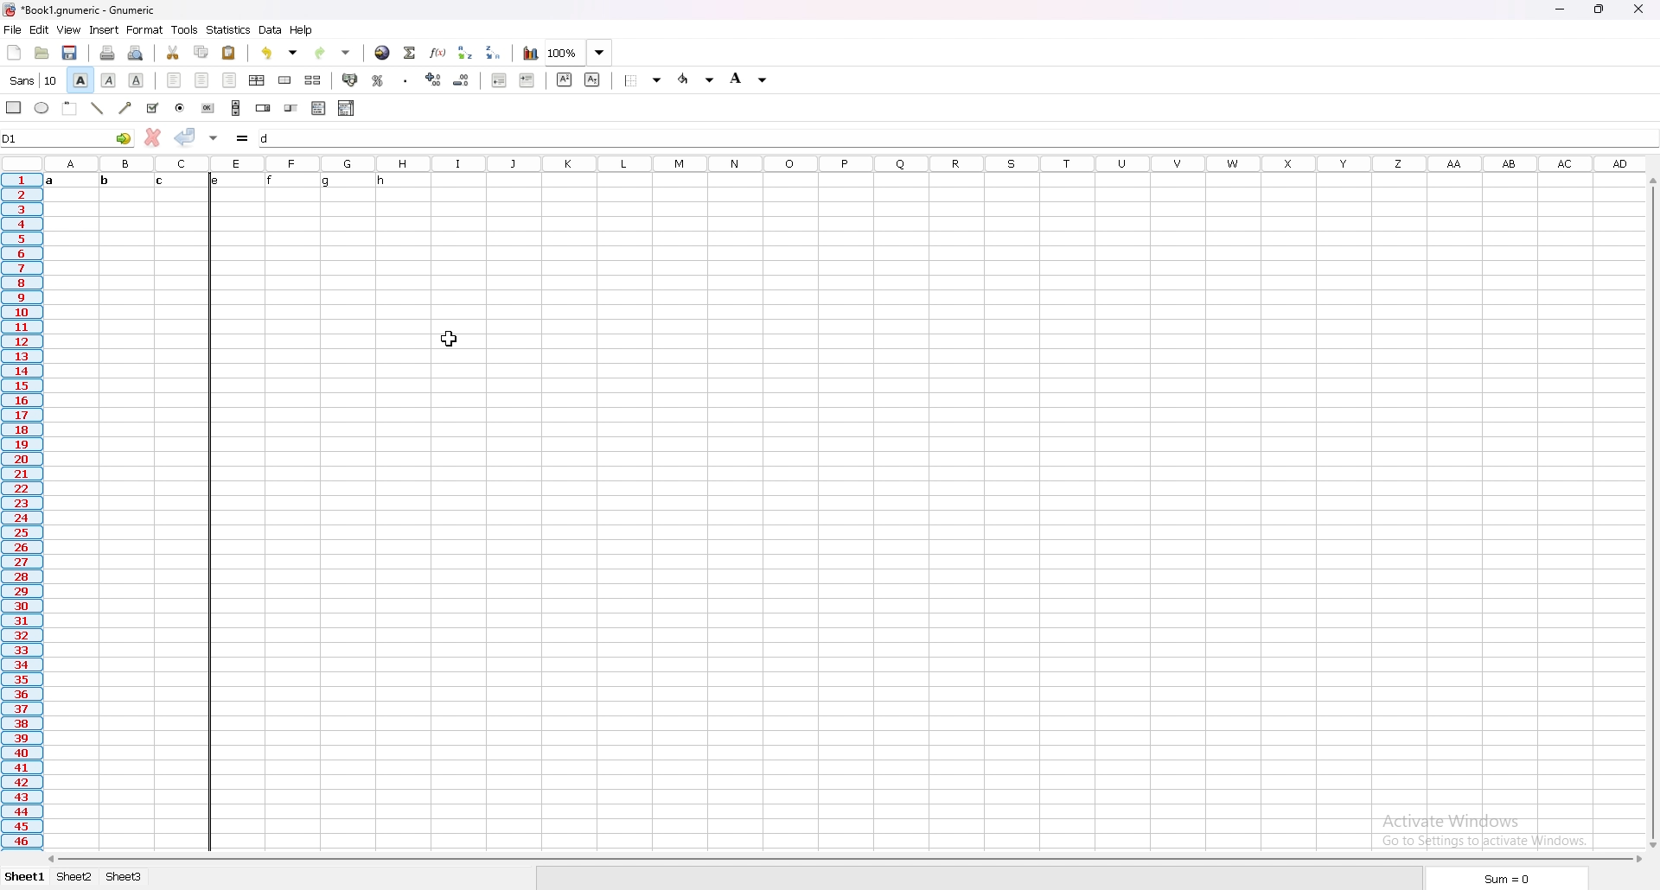 The width and height of the screenshot is (1660, 890). What do you see at coordinates (313, 79) in the screenshot?
I see `split merged cell` at bounding box center [313, 79].